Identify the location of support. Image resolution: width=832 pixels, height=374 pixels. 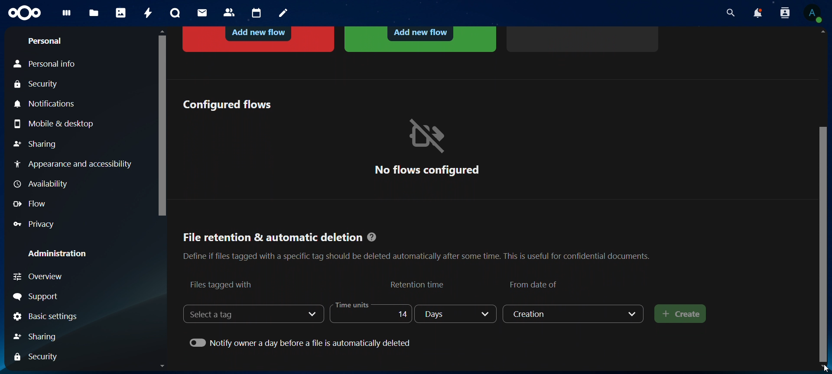
(38, 297).